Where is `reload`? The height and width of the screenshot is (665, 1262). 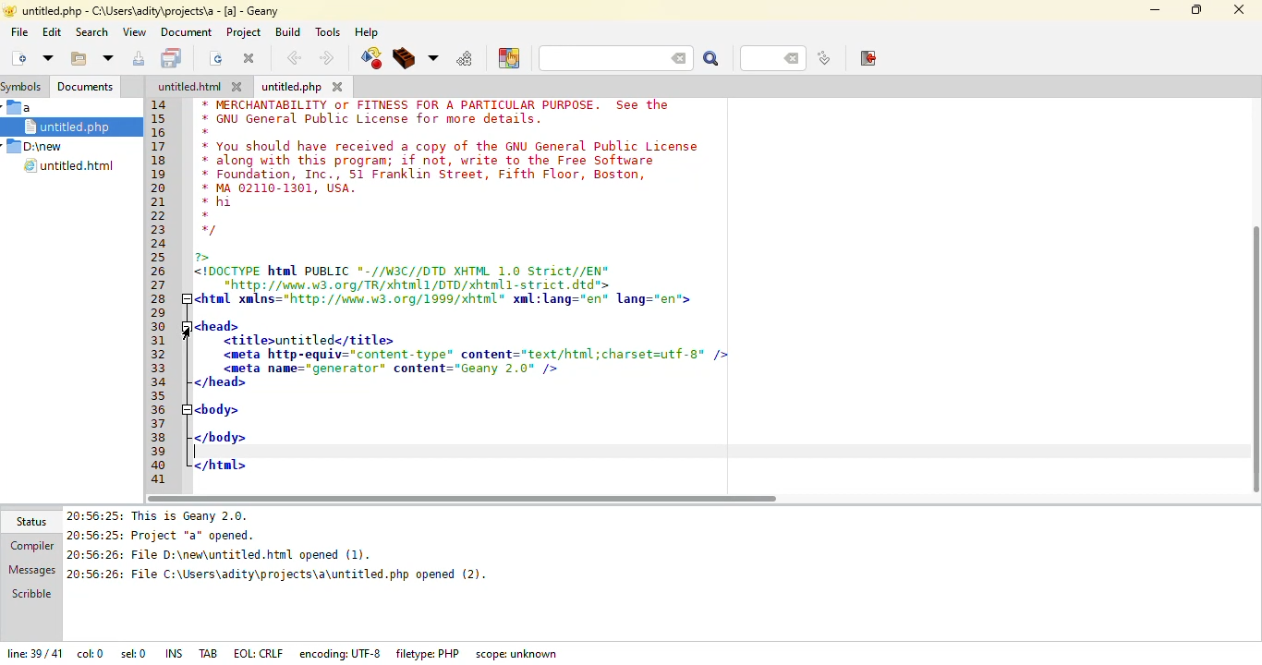
reload is located at coordinates (216, 58).